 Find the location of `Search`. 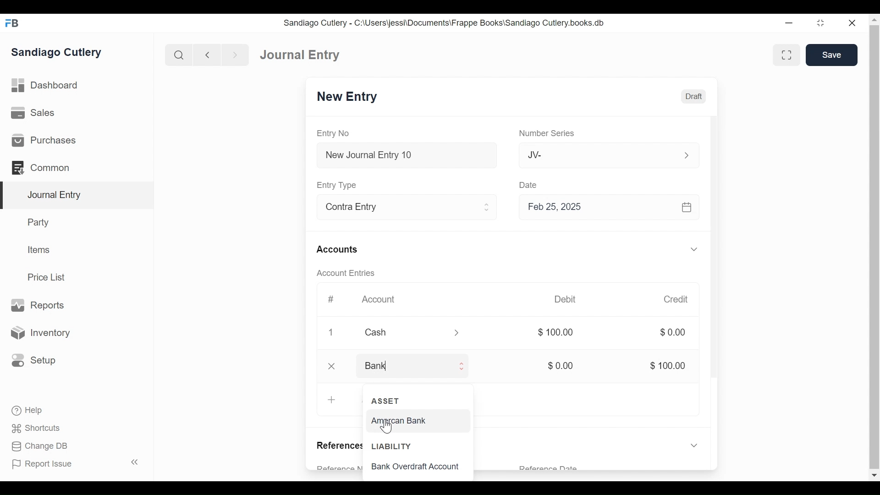

Search is located at coordinates (179, 55).